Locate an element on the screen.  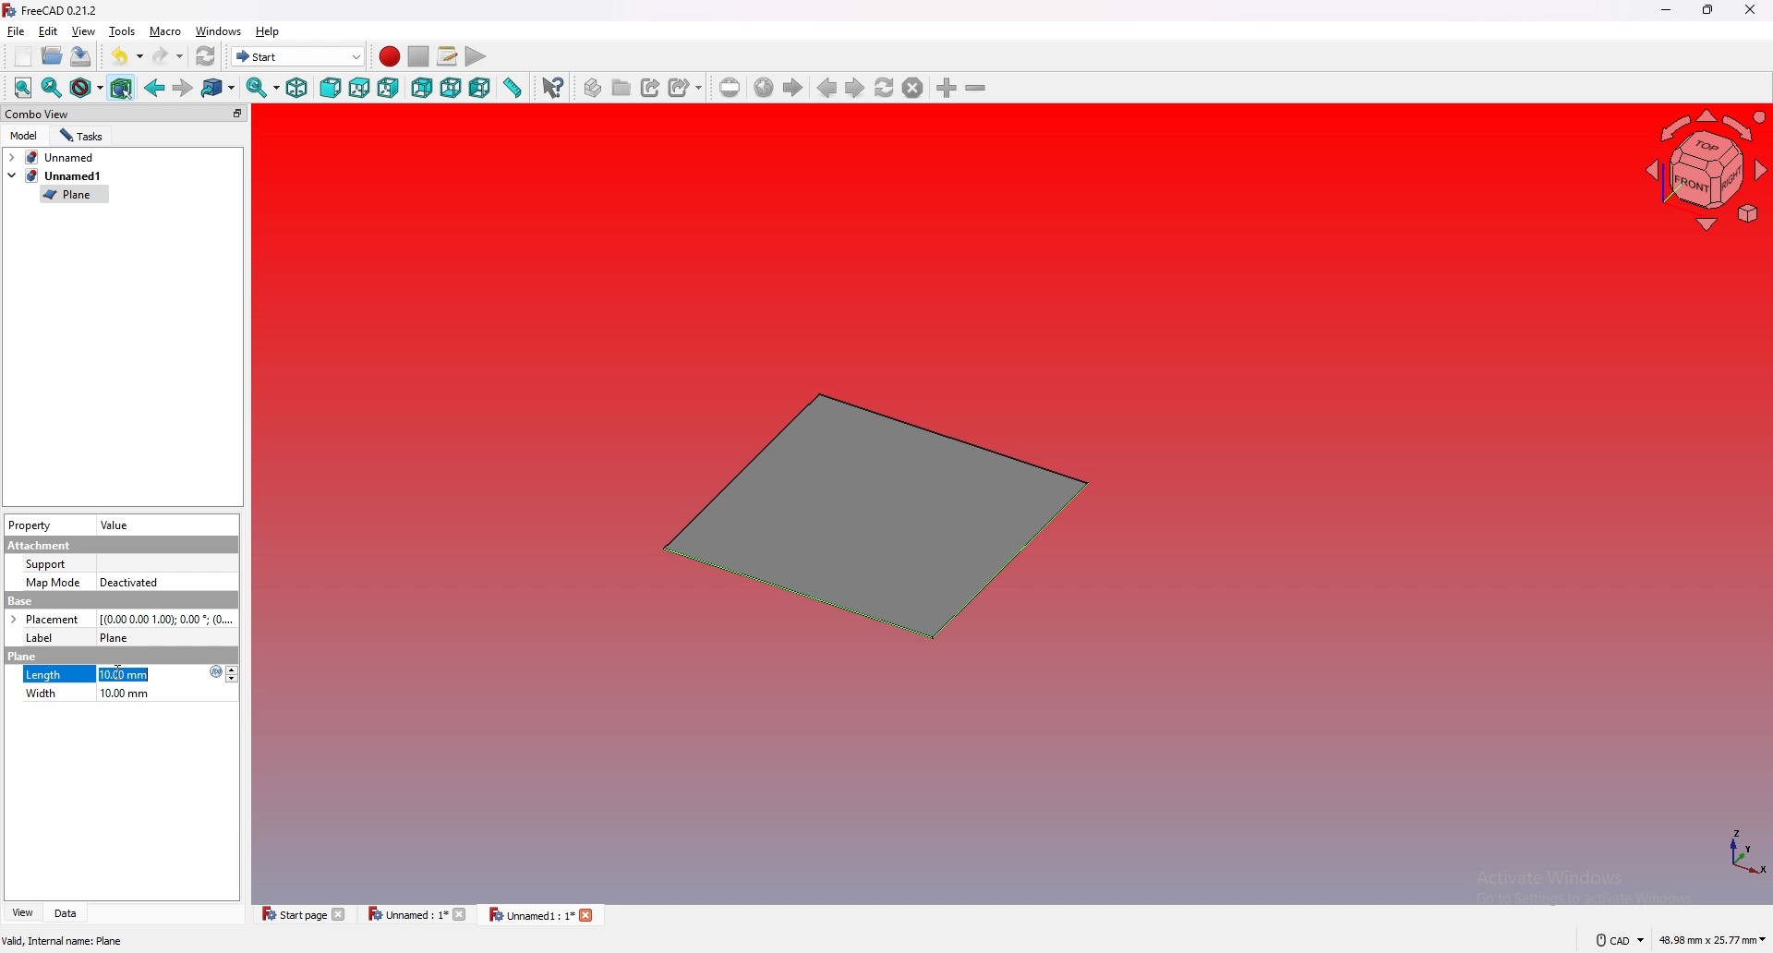
record macros is located at coordinates (390, 57).